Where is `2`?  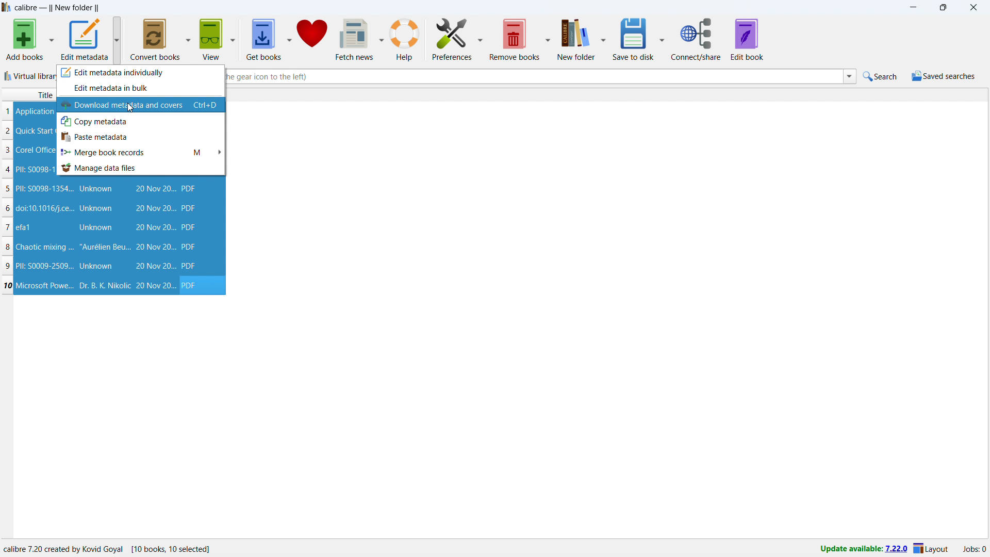
2 is located at coordinates (8, 131).